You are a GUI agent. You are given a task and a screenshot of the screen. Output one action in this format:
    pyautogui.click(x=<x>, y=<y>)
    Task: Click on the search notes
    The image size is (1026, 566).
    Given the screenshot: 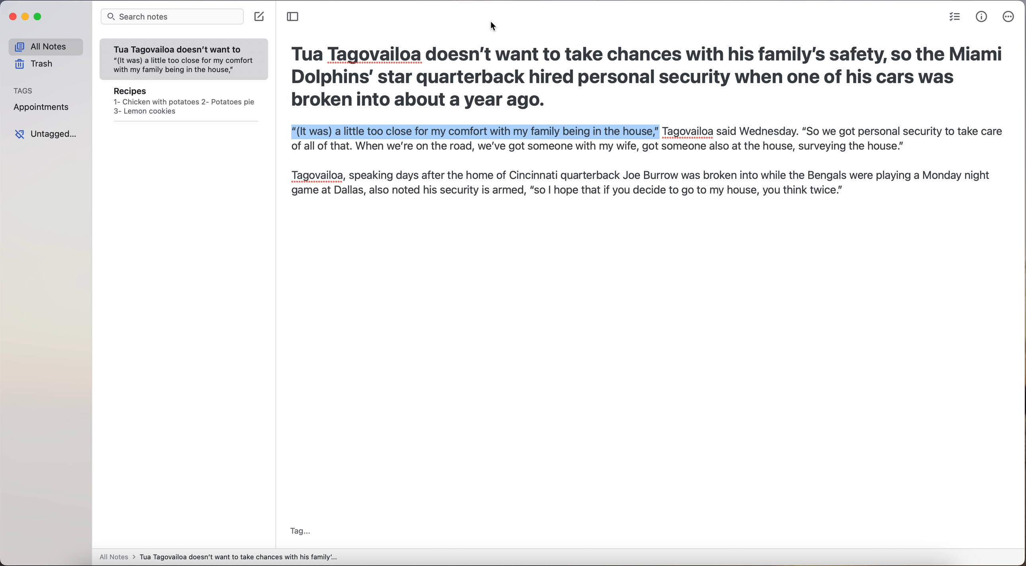 What is the action you would take?
    pyautogui.click(x=172, y=17)
    